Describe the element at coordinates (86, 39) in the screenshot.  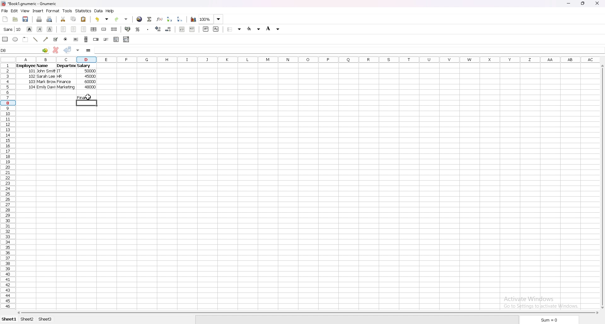
I see `scroll bar` at that location.